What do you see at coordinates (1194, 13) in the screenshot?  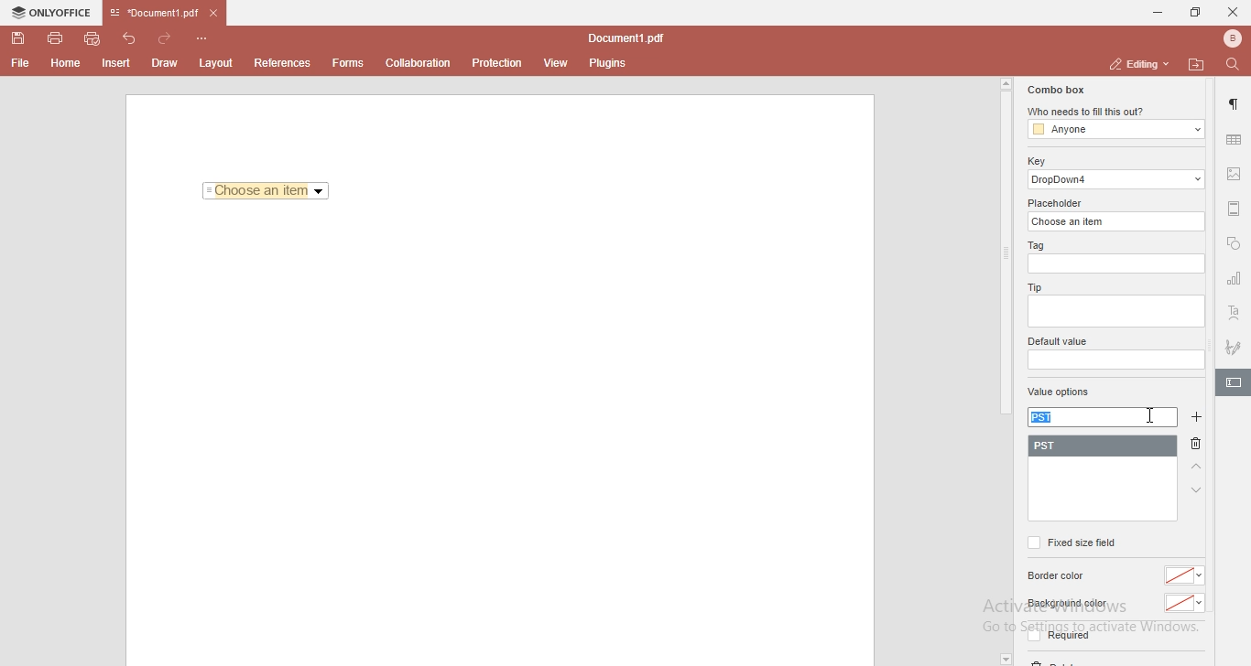 I see `restore` at bounding box center [1194, 13].